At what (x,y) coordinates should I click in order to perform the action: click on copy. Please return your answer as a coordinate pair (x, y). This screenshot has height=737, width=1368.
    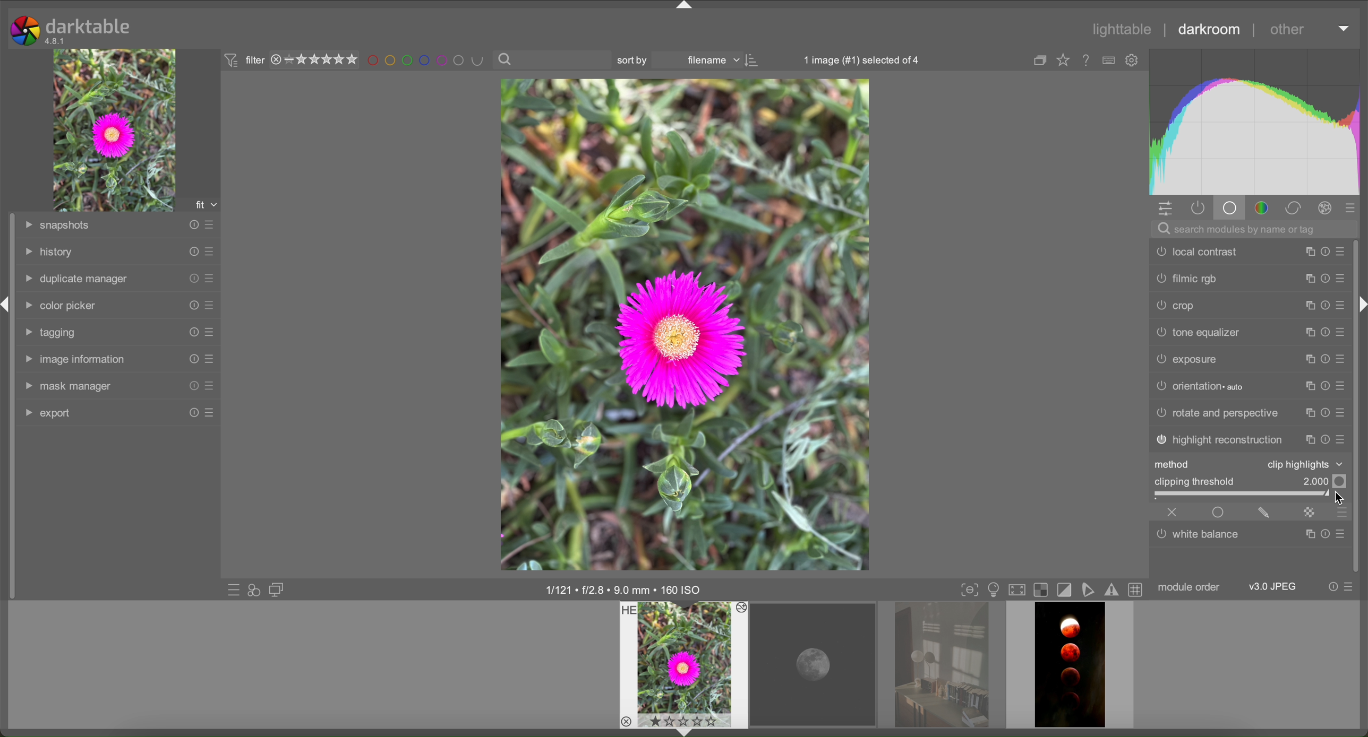
    Looking at the image, I should click on (1307, 253).